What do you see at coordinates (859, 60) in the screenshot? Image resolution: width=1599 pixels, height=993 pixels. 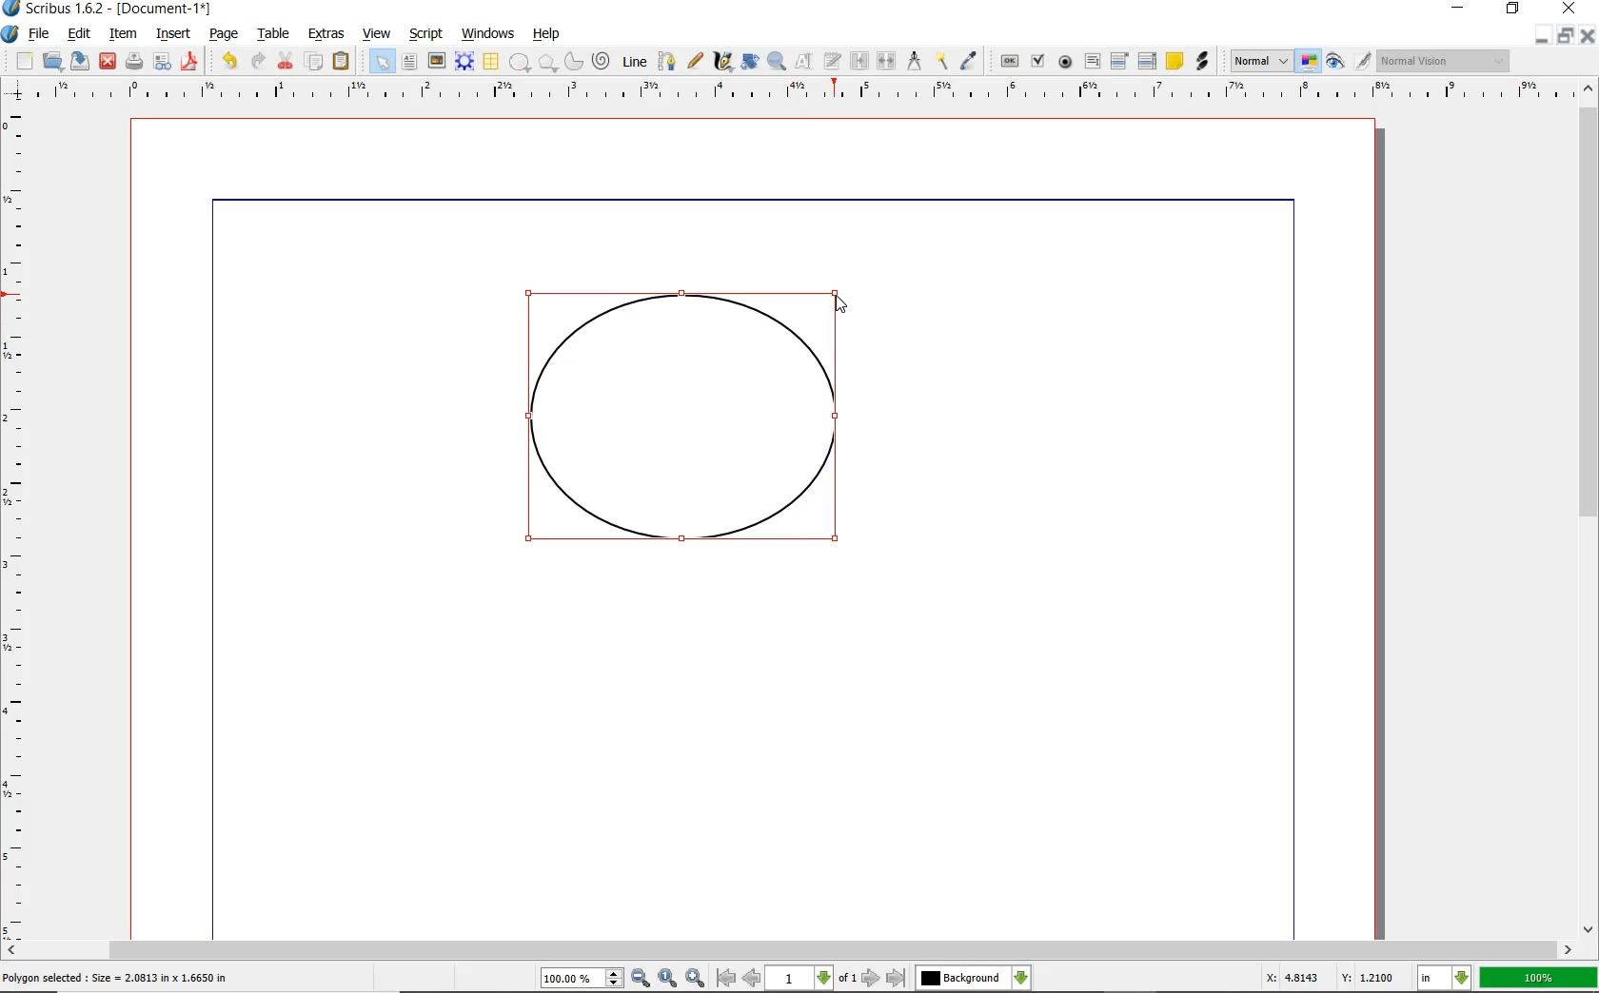 I see `LINK TEXT FRAME` at bounding box center [859, 60].